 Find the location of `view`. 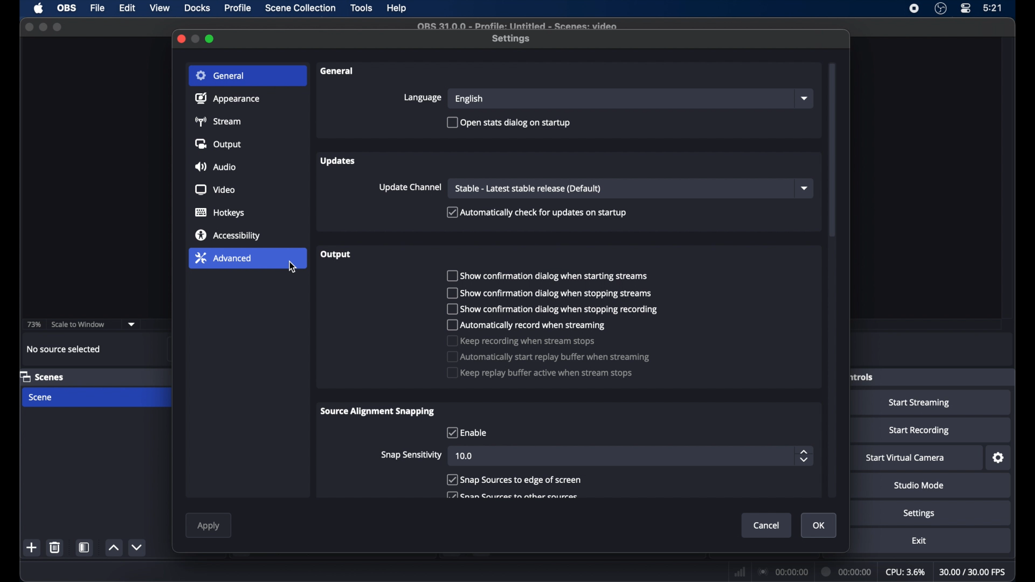

view is located at coordinates (160, 8).